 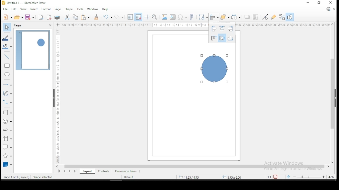 What do you see at coordinates (7, 17) in the screenshot?
I see `new` at bounding box center [7, 17].